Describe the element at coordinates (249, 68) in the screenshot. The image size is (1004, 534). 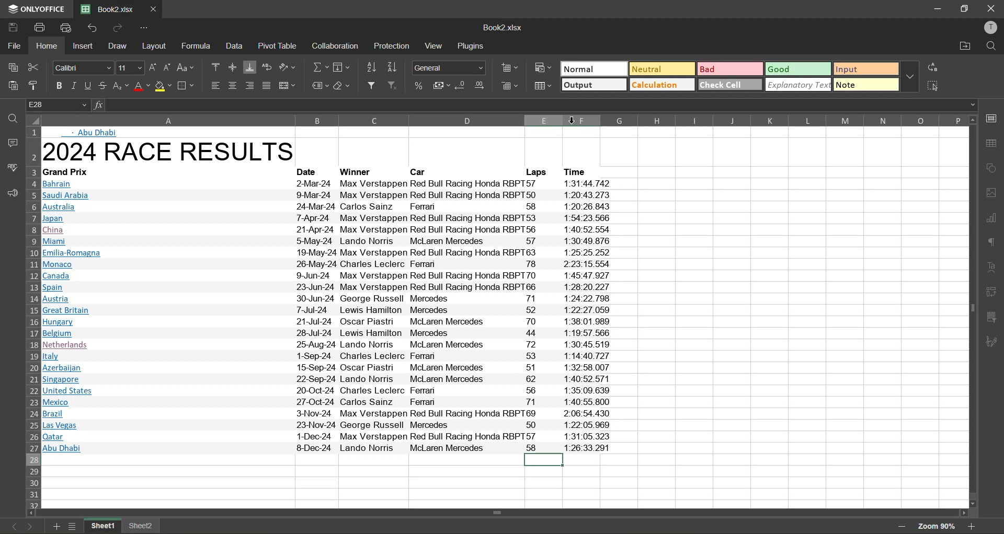
I see `align bottom` at that location.